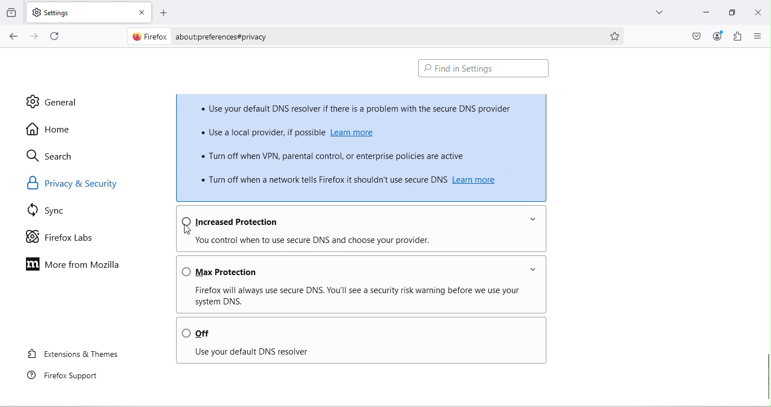  Describe the element at coordinates (77, 182) in the screenshot. I see `Privacy & security` at that location.